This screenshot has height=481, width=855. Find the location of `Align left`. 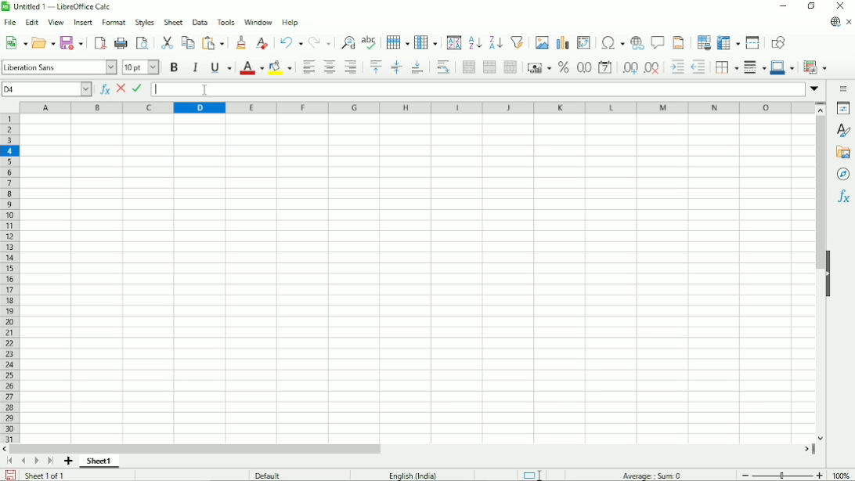

Align left is located at coordinates (308, 67).